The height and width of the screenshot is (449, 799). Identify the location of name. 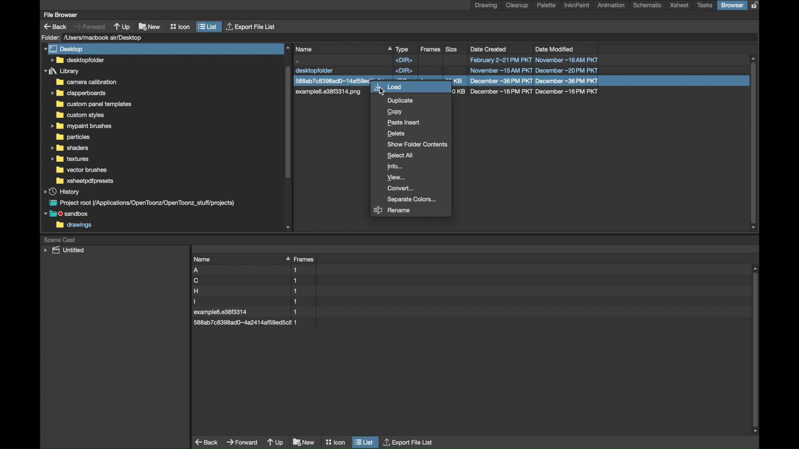
(343, 49).